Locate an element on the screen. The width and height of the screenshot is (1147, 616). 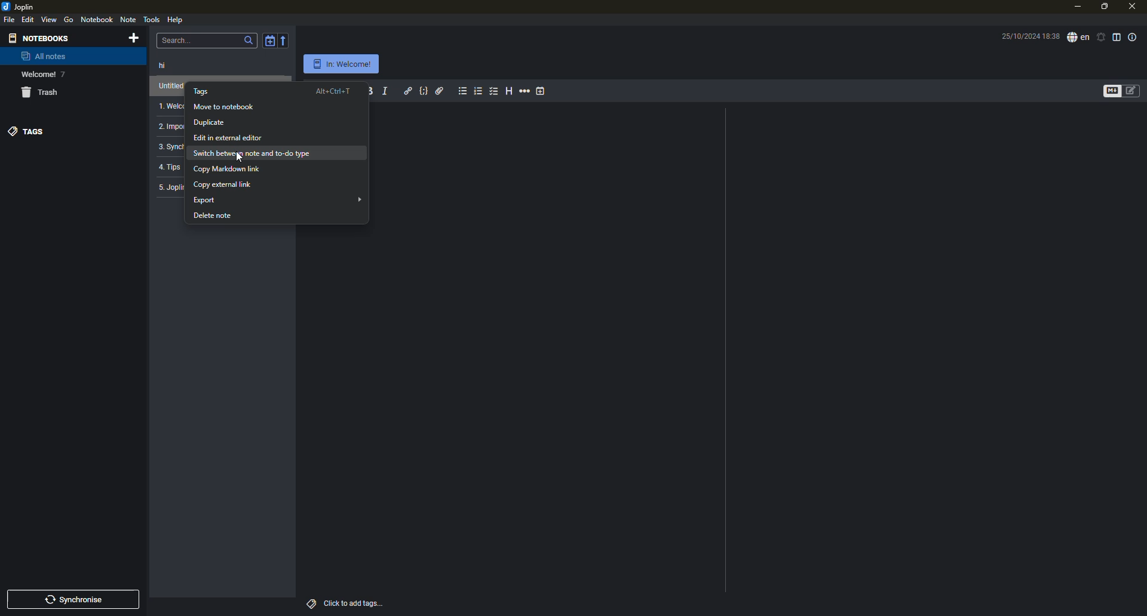
close is located at coordinates (1134, 7).